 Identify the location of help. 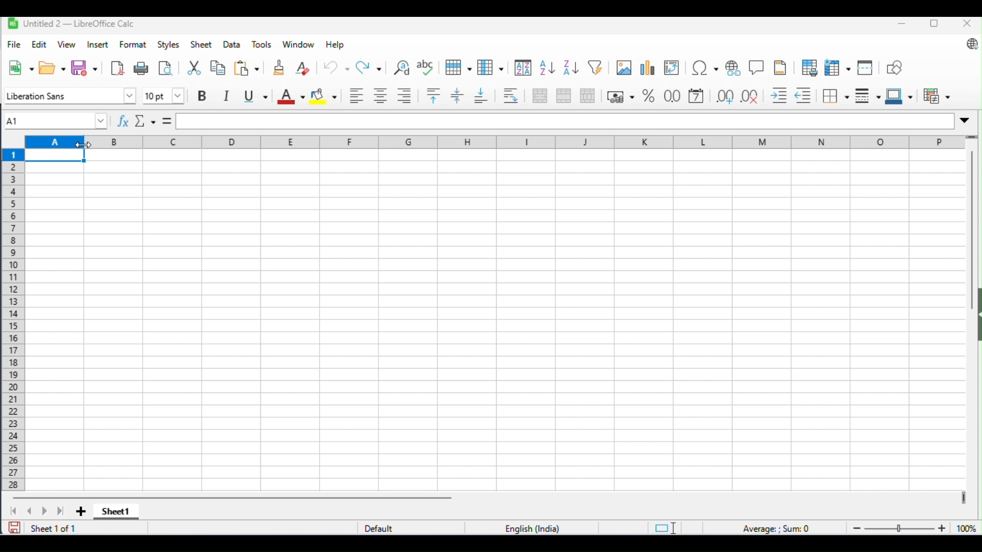
(335, 45).